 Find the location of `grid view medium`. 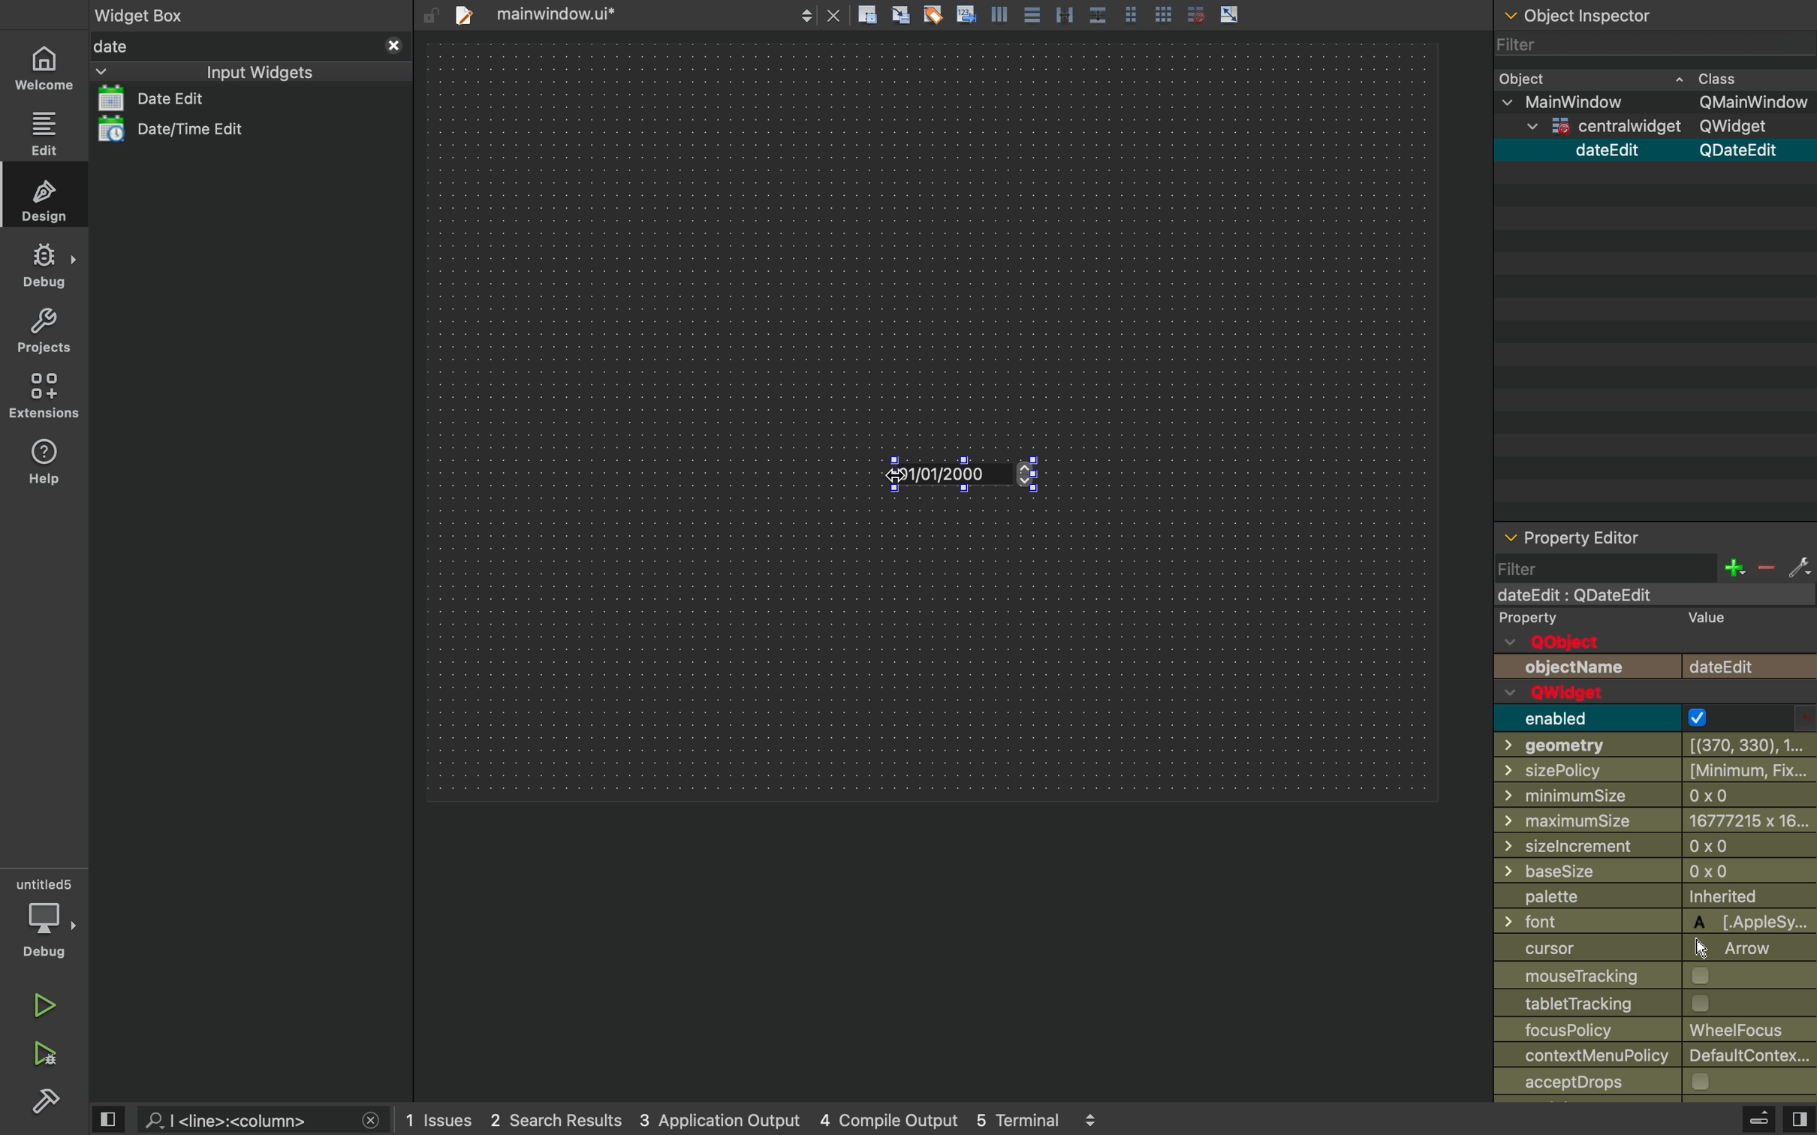

grid view medium is located at coordinates (1130, 13).